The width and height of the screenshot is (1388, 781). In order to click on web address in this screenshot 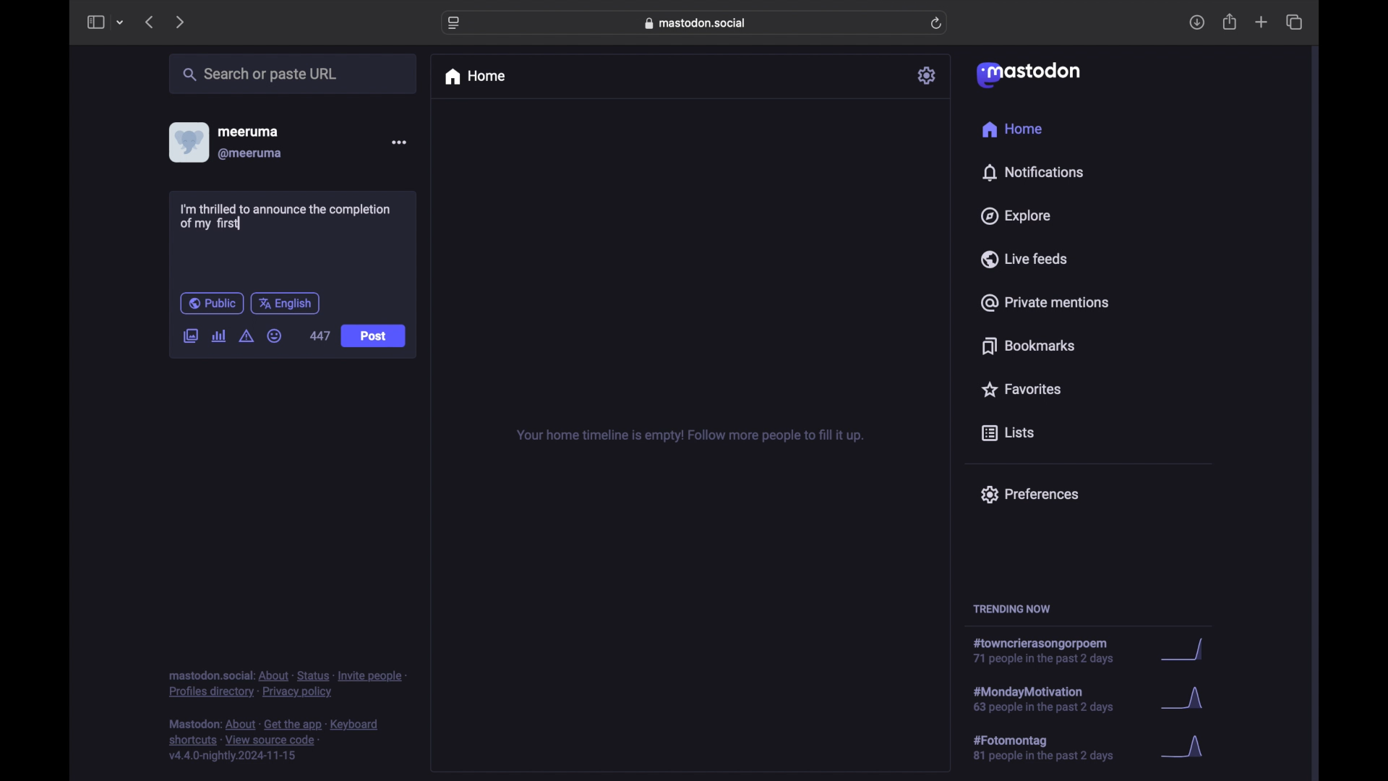, I will do `click(695, 23)`.